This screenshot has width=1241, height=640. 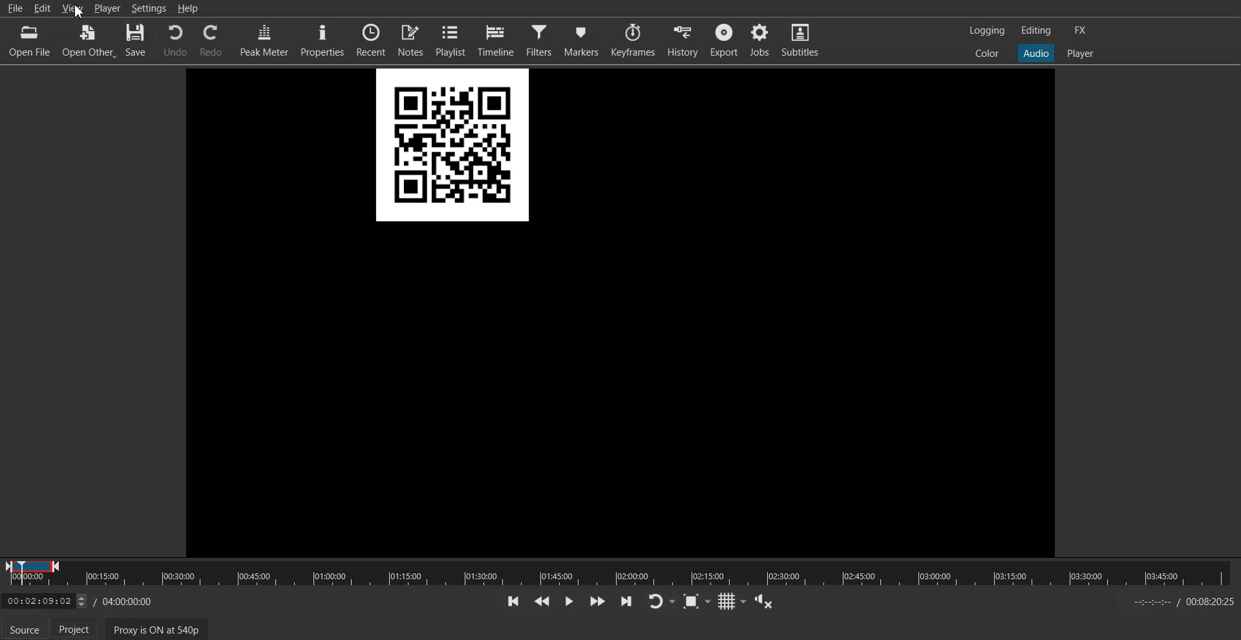 I want to click on Switch to the Editor layout, so click(x=1036, y=30).